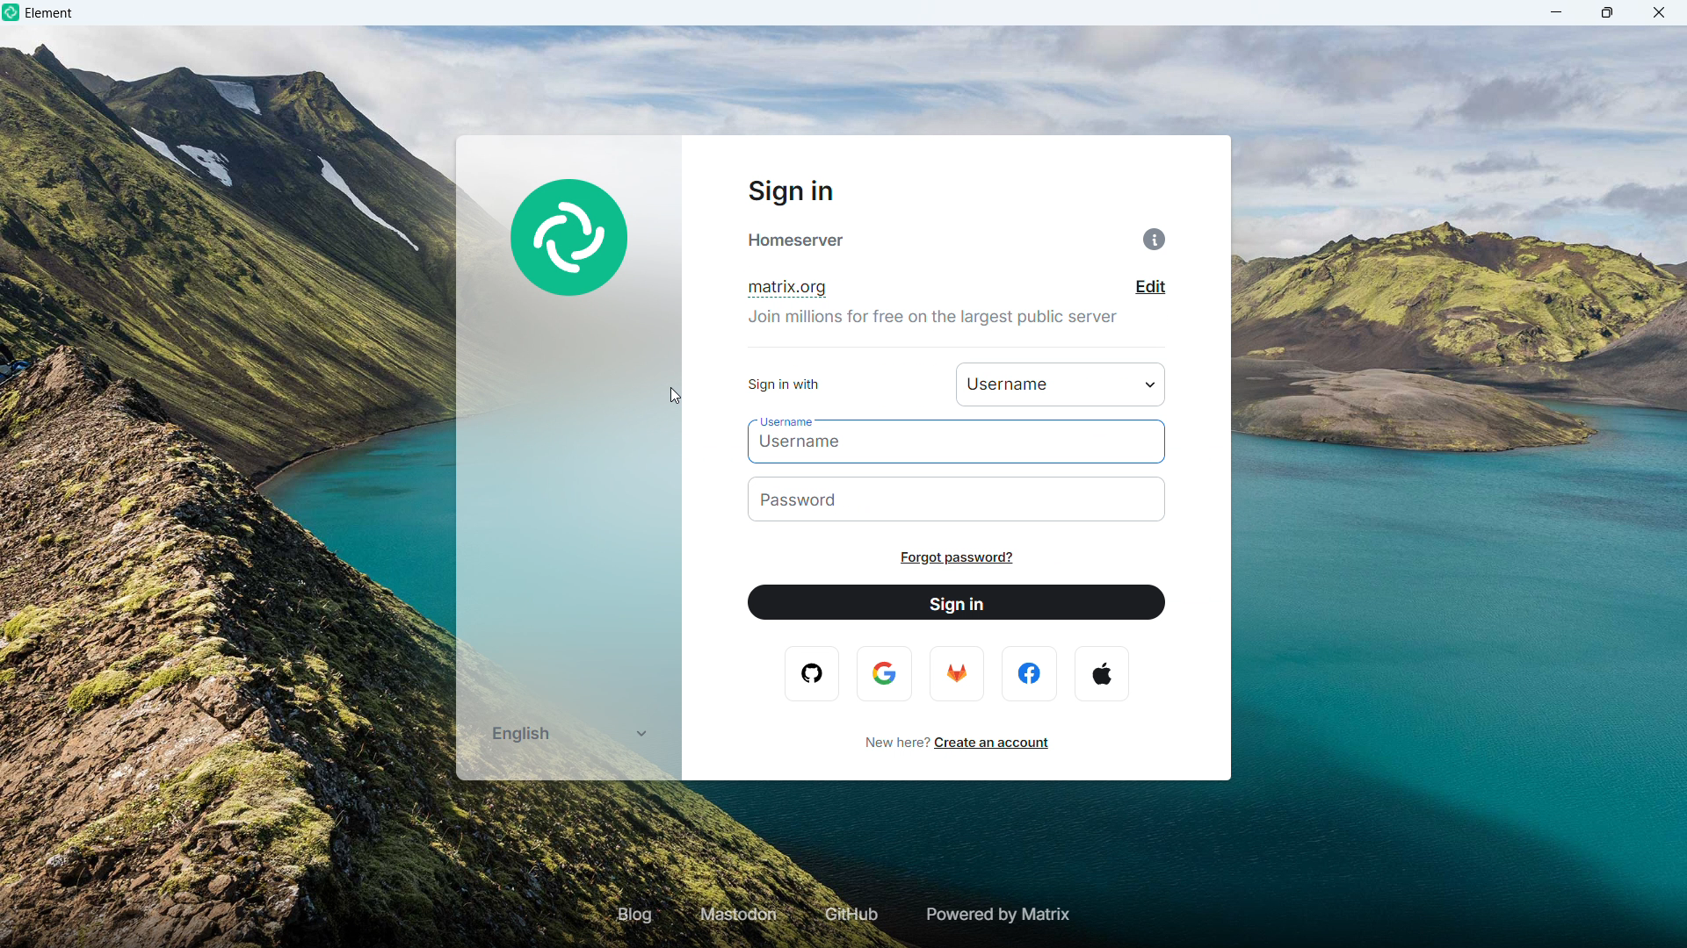 Image resolution: width=1687 pixels, height=948 pixels. Describe the element at coordinates (956, 558) in the screenshot. I see `Forgot password ` at that location.